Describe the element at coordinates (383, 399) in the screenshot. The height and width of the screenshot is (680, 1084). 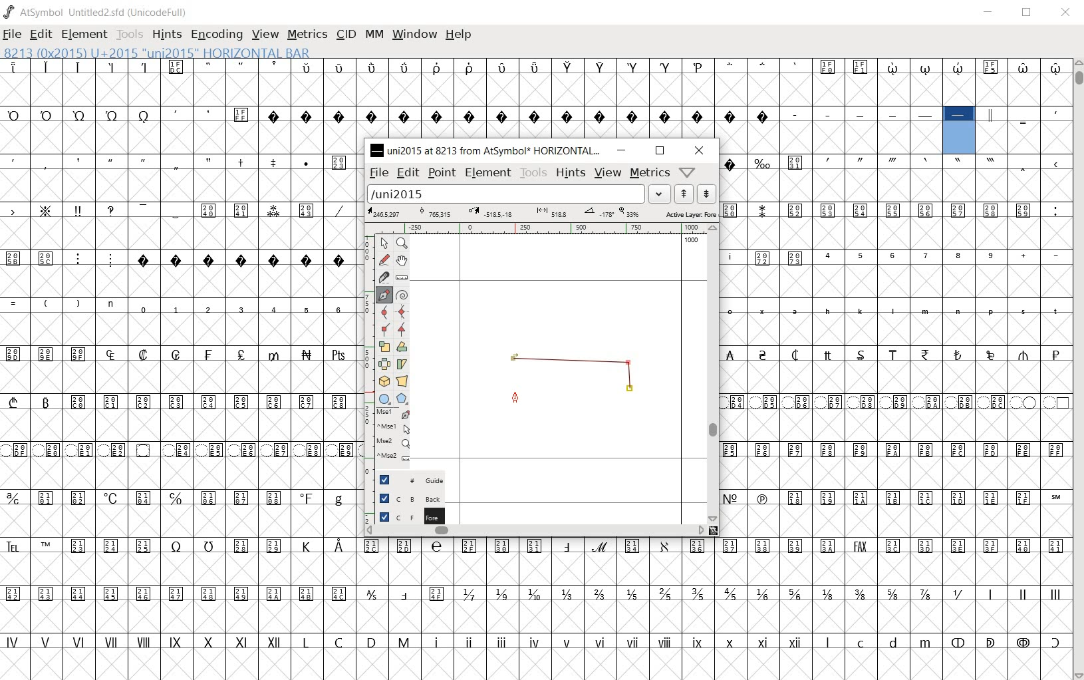
I see `rectangle or ellipse` at that location.